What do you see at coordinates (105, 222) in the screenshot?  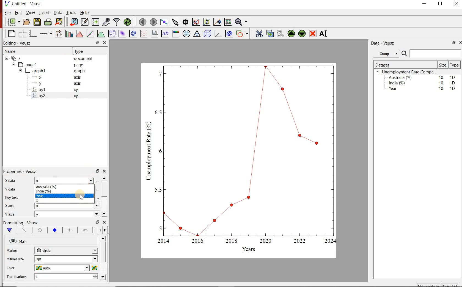 I see `close` at bounding box center [105, 222].